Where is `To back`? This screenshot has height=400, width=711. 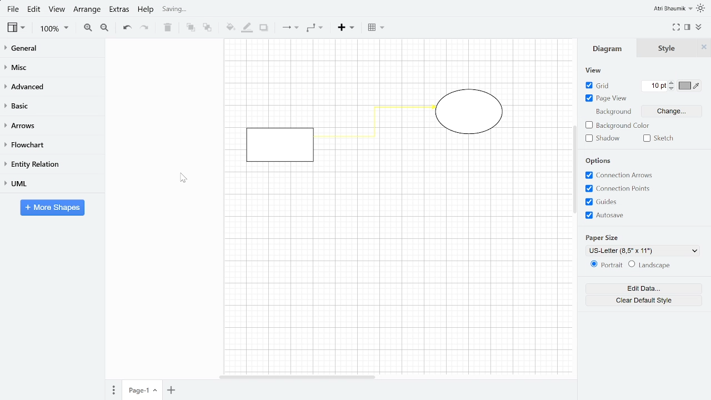 To back is located at coordinates (207, 28).